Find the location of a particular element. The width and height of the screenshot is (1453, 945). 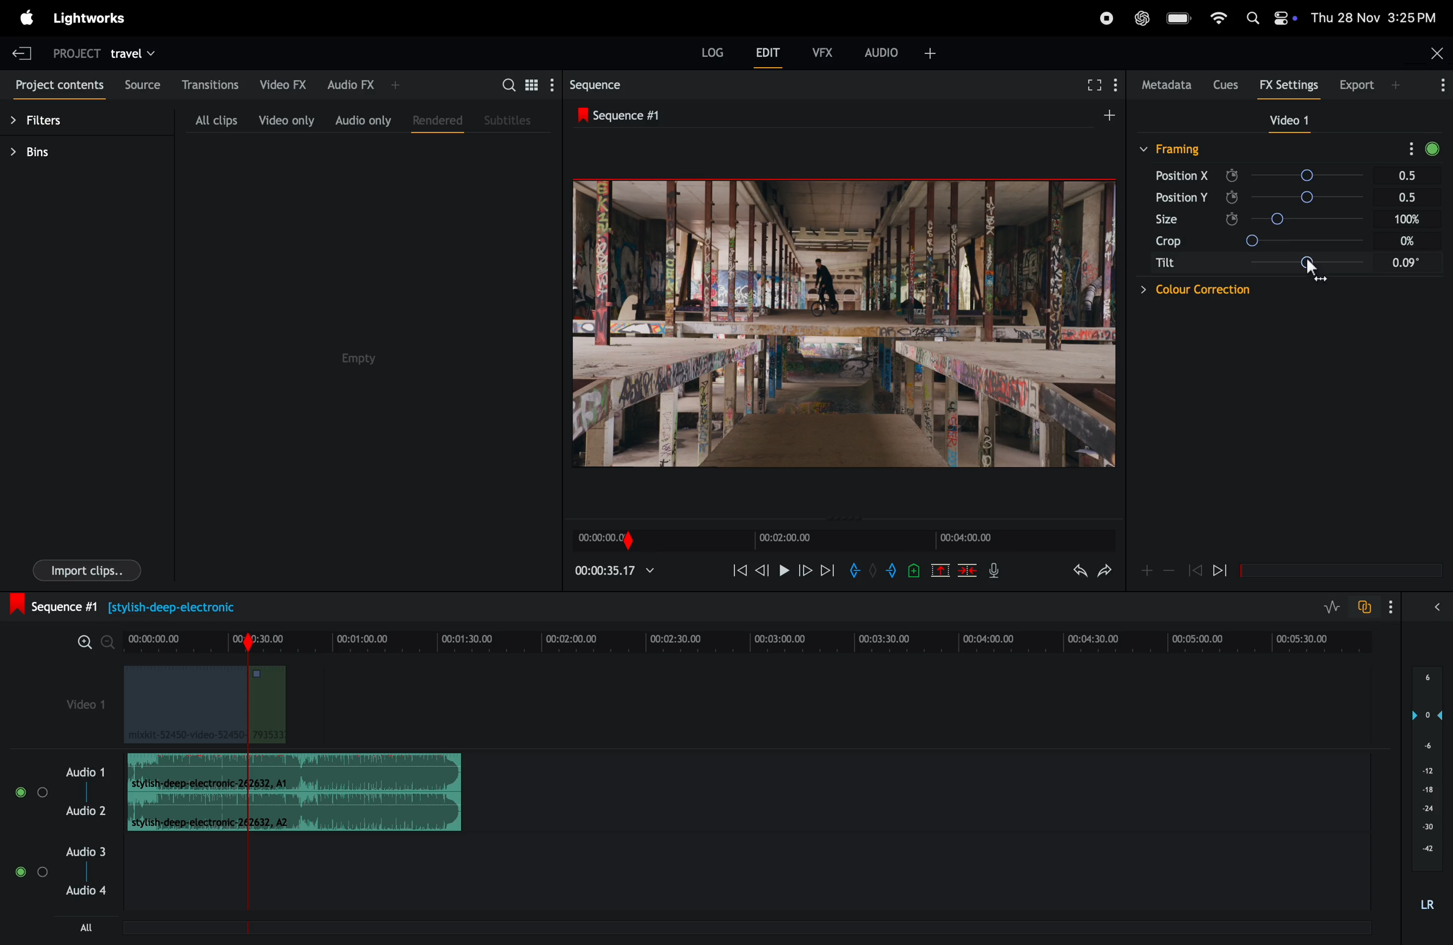

position y is located at coordinates (1181, 200).